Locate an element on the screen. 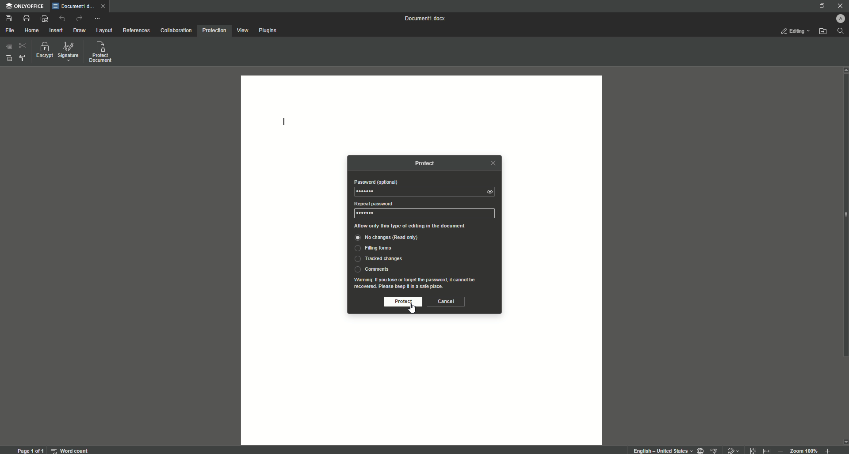 The image size is (849, 454). Redo is located at coordinates (79, 18).